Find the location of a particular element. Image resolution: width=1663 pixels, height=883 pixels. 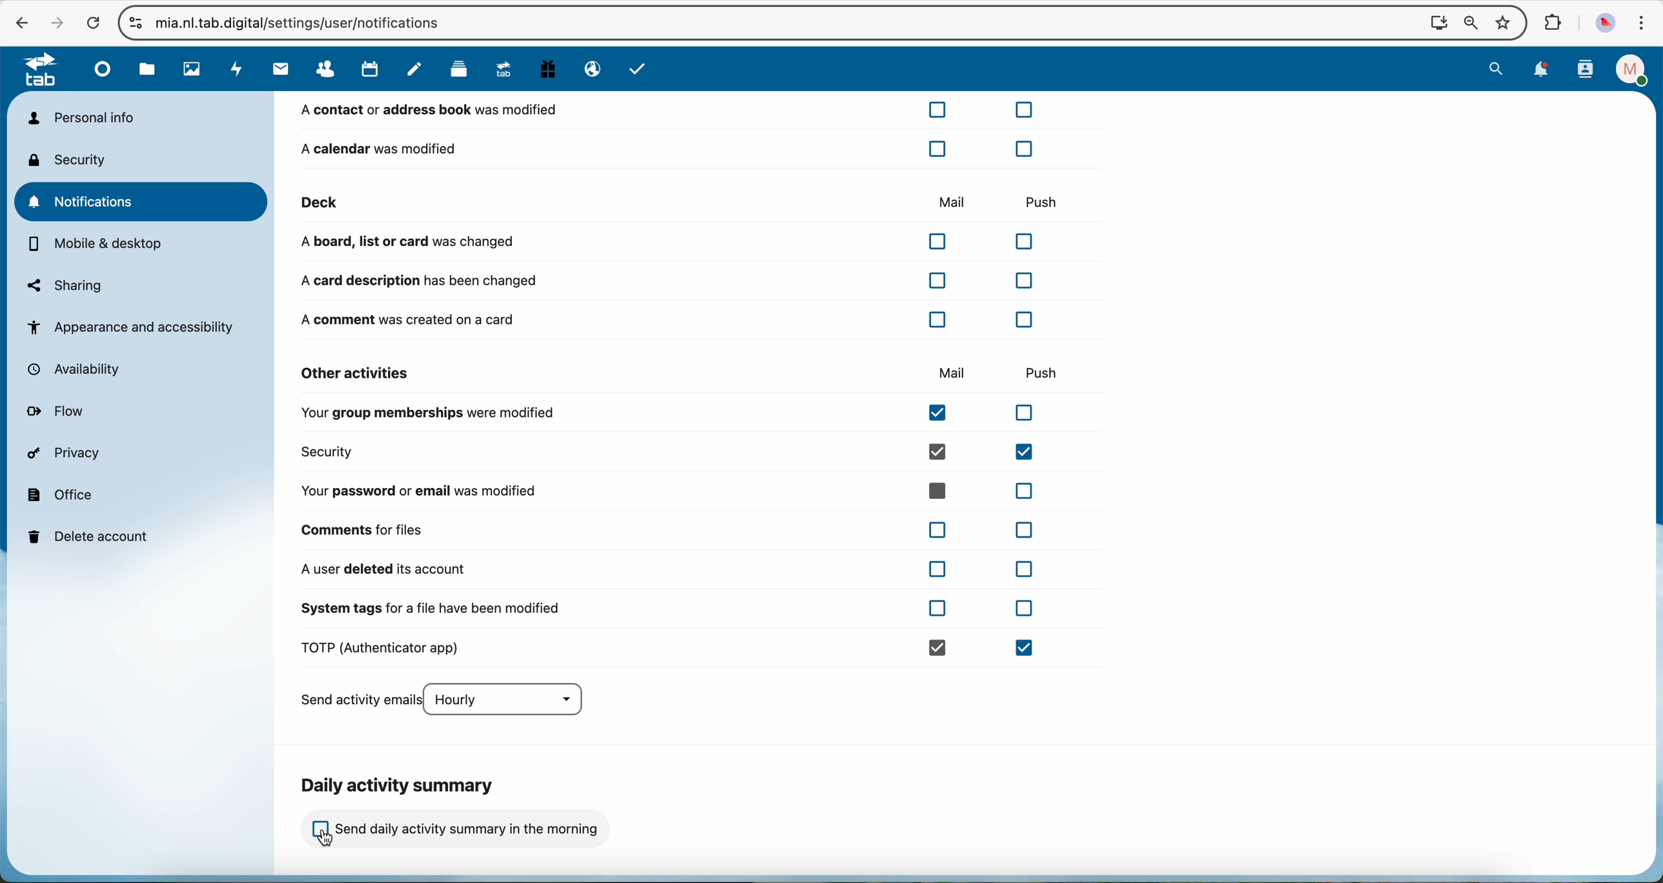

TOTP (authenticator app) is located at coordinates (673, 649).